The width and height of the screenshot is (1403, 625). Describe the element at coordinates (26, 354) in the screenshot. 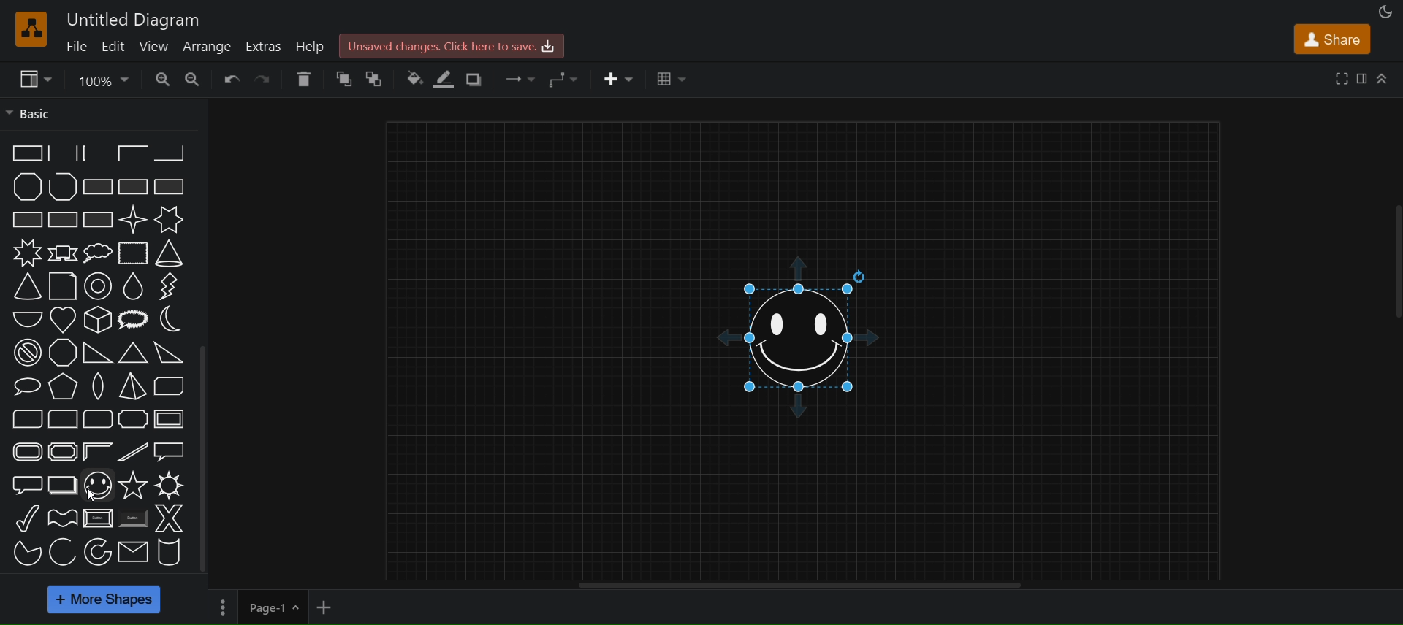

I see `no symbol` at that location.